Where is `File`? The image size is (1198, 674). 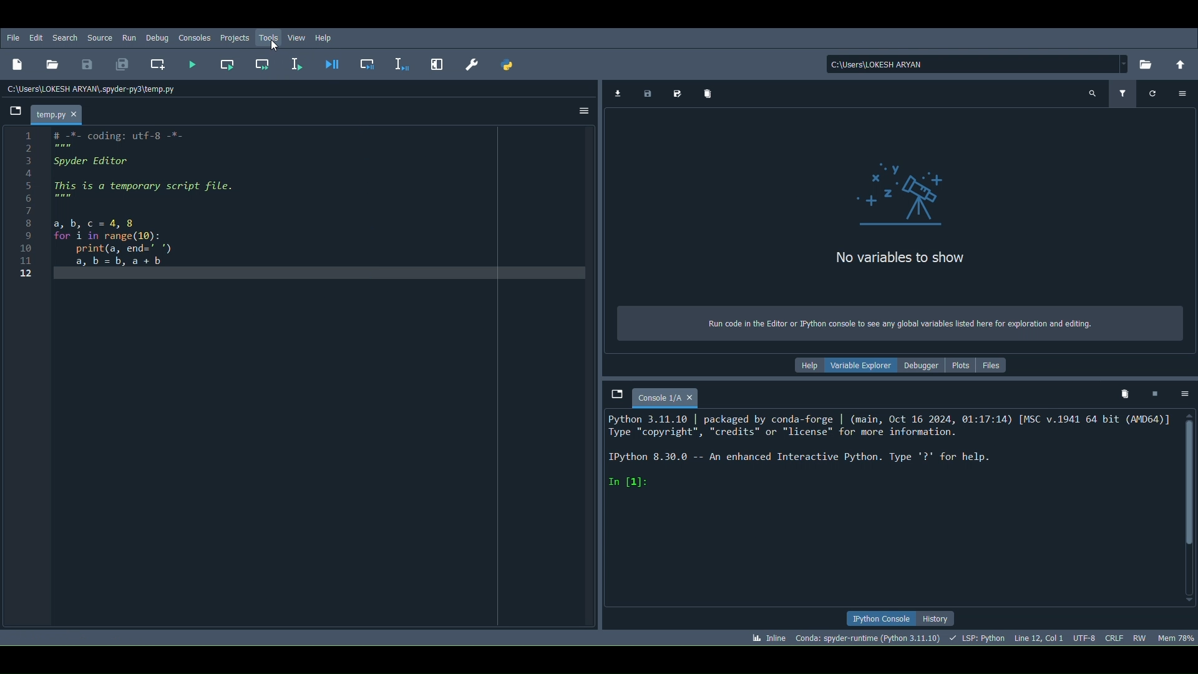 File is located at coordinates (13, 38).